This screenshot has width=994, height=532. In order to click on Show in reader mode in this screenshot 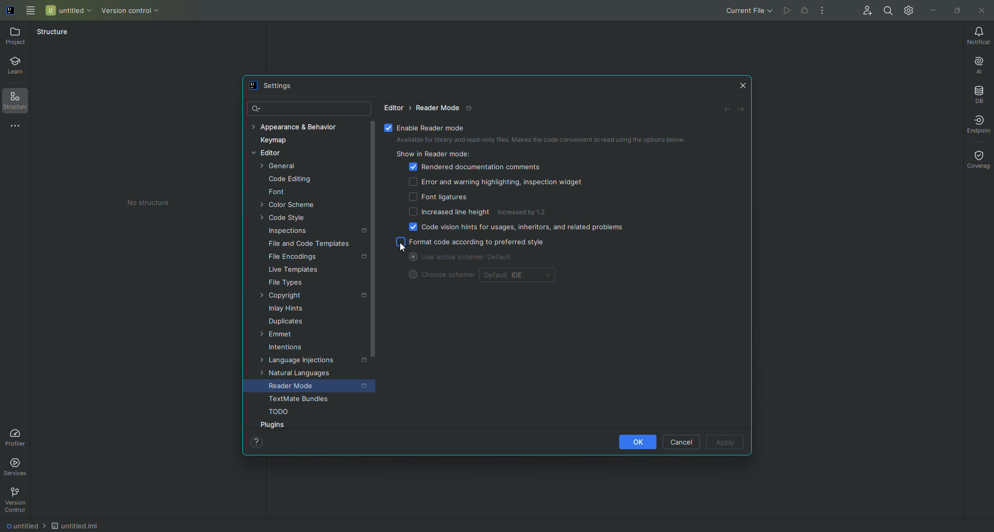, I will do `click(434, 155)`.